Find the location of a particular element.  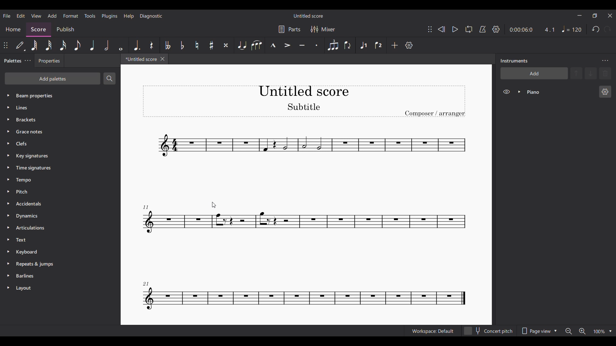

Show in smaller tab is located at coordinates (595, 15).